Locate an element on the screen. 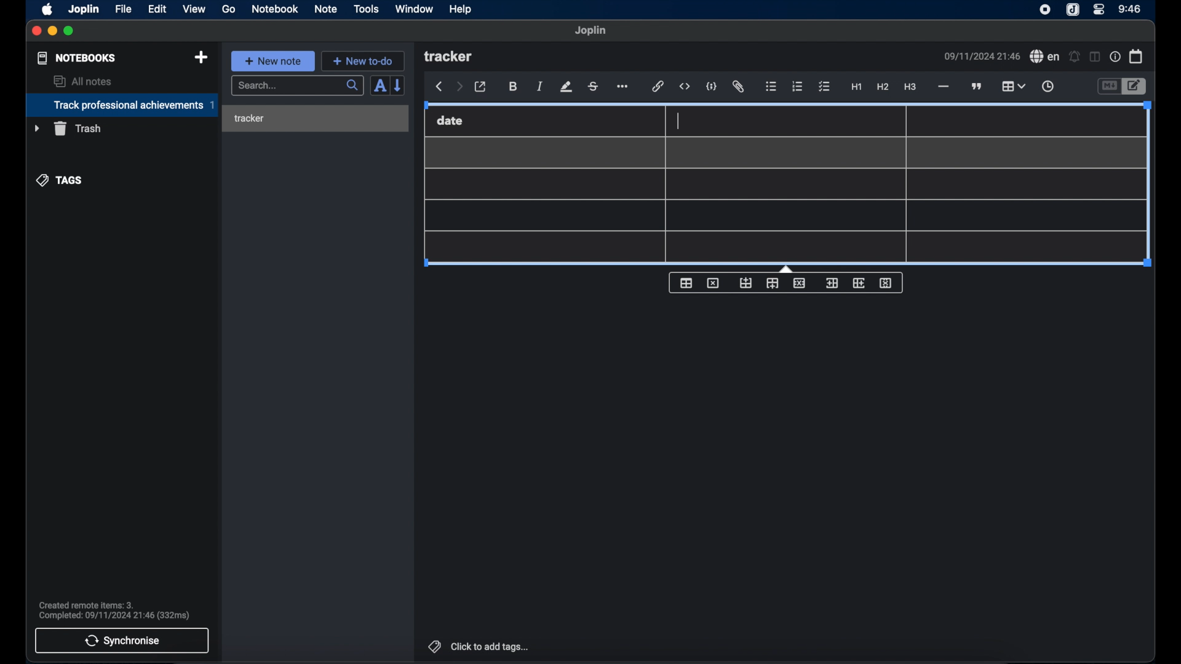 This screenshot has width=1181, height=664. table is located at coordinates (1013, 85).